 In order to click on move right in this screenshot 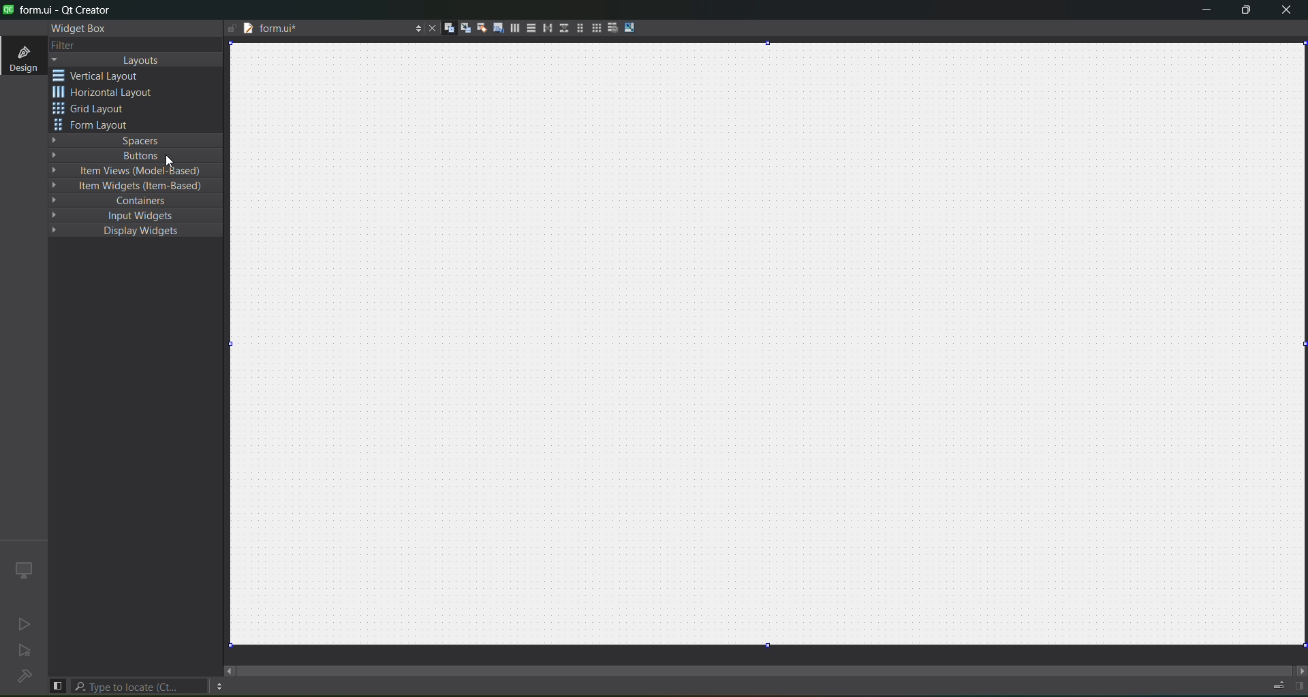, I will do `click(1298, 669)`.